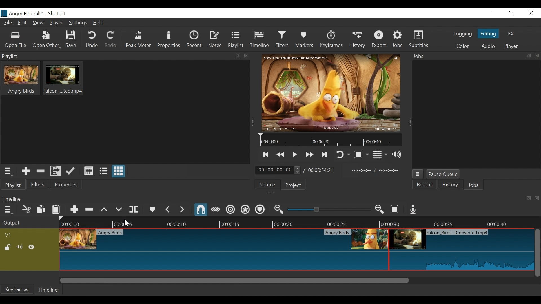  Describe the element at coordinates (223, 249) in the screenshot. I see `Clip` at that location.